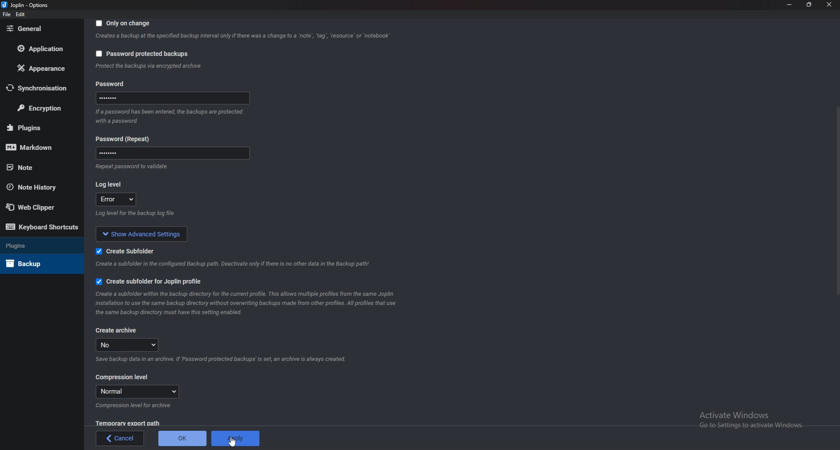 Image resolution: width=840 pixels, height=450 pixels. What do you see at coordinates (182, 439) in the screenshot?
I see `O K` at bounding box center [182, 439].